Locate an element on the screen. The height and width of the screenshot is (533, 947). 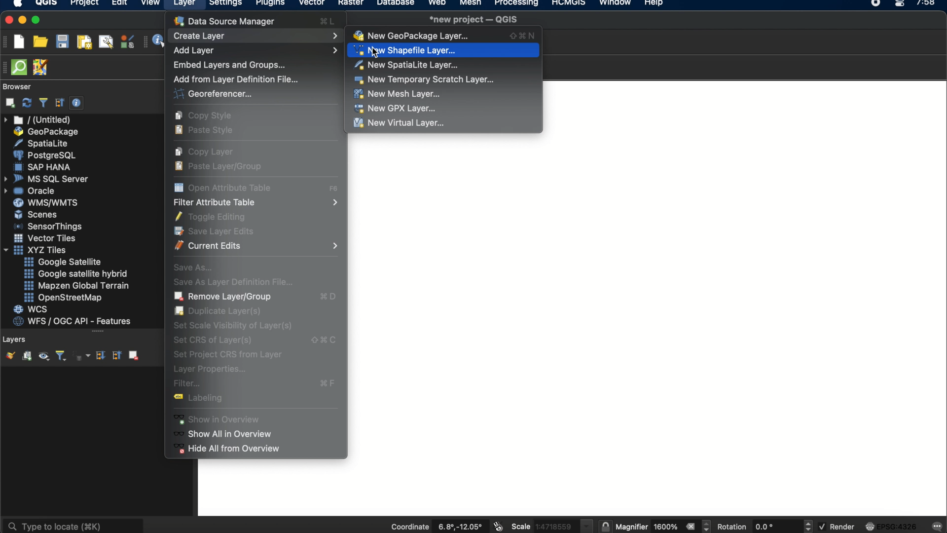
set scene visibility of layers is located at coordinates (235, 325).